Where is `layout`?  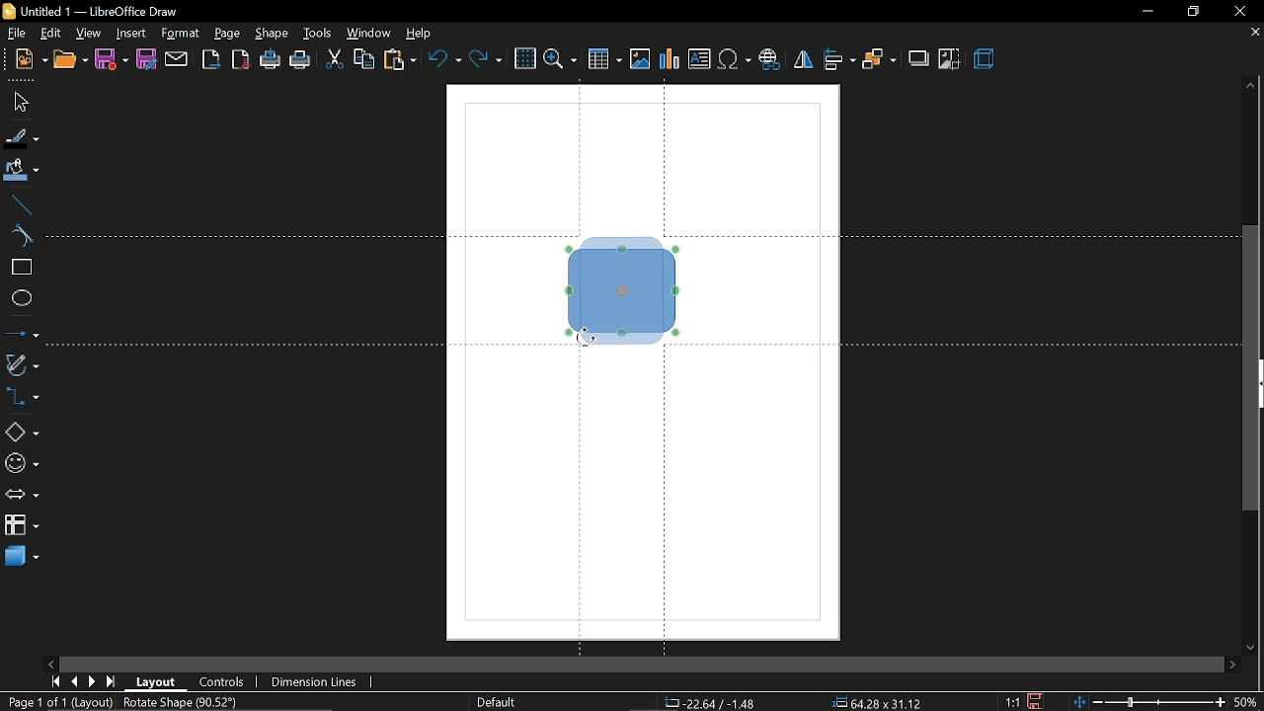 layout is located at coordinates (156, 680).